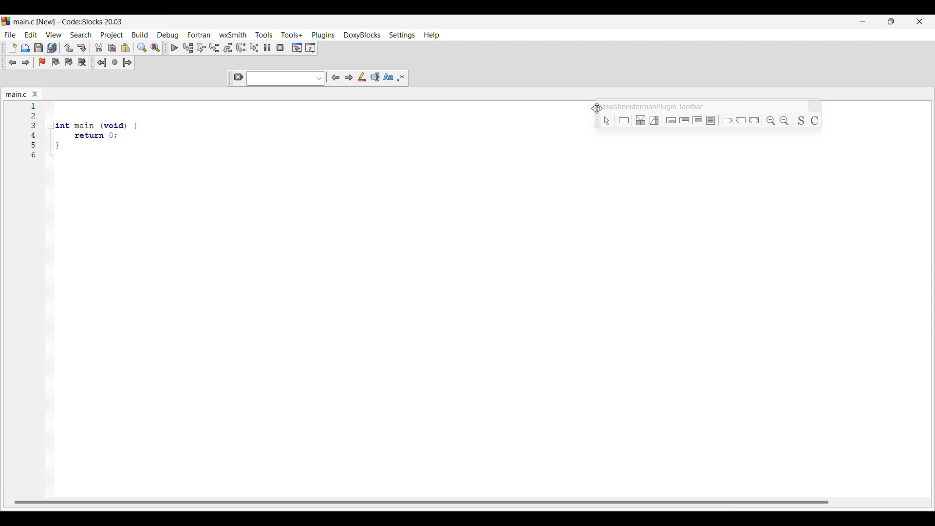 This screenshot has height=526, width=935. Describe the element at coordinates (919, 21) in the screenshot. I see `Close interface` at that location.